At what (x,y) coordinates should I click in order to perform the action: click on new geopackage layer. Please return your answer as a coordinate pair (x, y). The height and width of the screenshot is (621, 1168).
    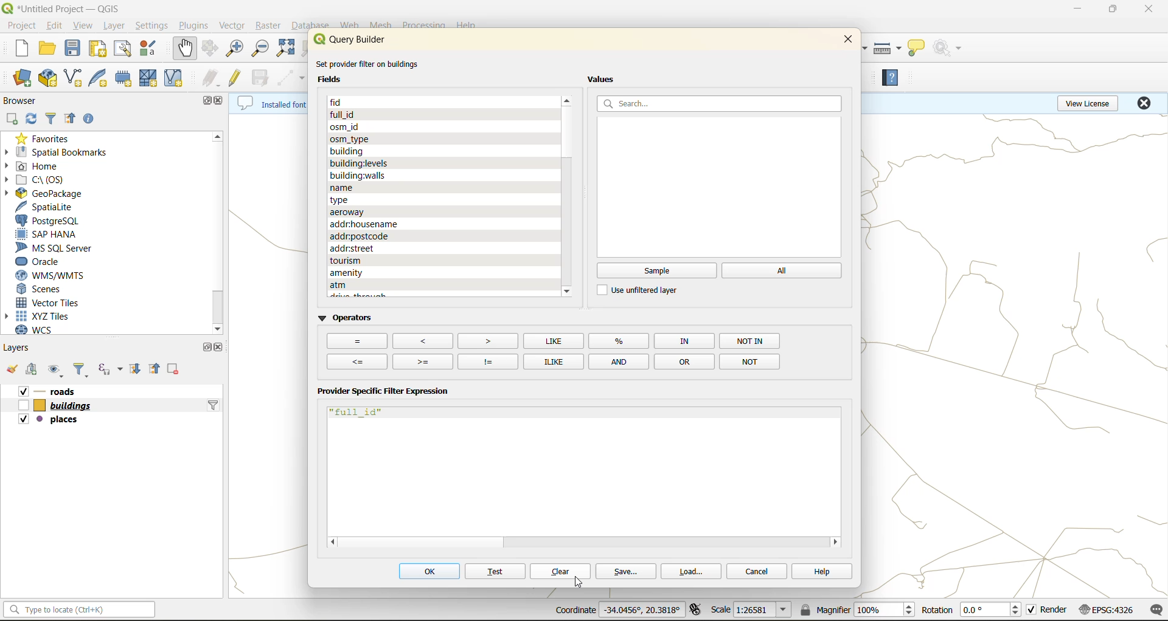
    Looking at the image, I should click on (49, 78).